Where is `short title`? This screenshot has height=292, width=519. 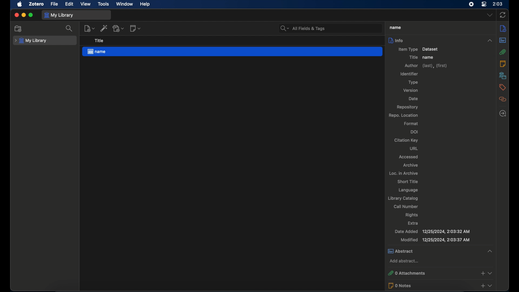
short title is located at coordinates (408, 181).